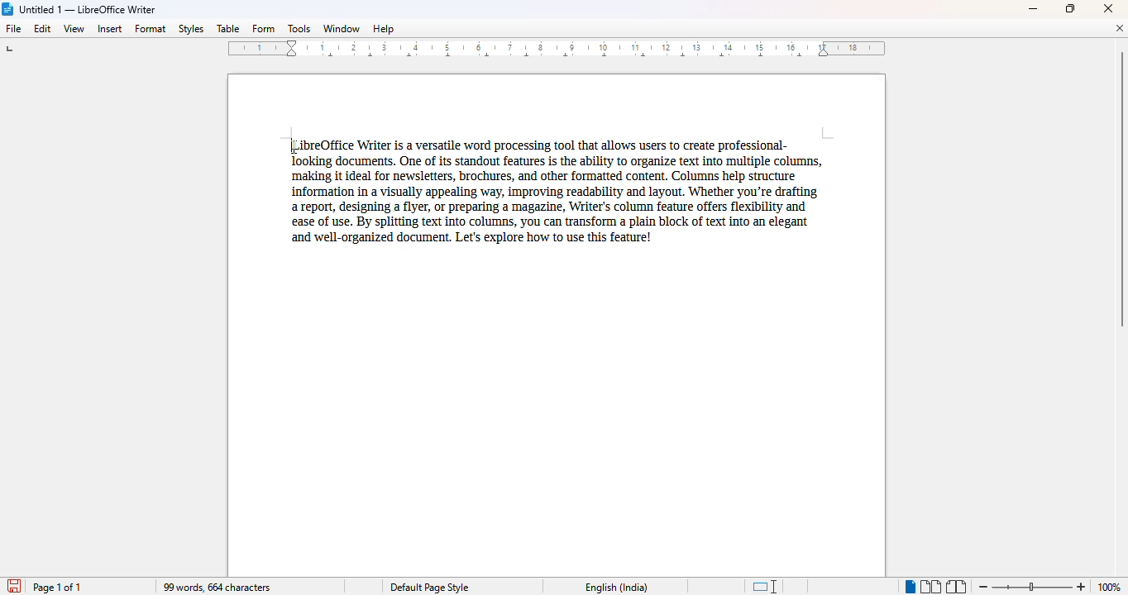 Image resolution: width=1128 pixels, height=595 pixels. What do you see at coordinates (910, 588) in the screenshot?
I see `single-page view` at bounding box center [910, 588].